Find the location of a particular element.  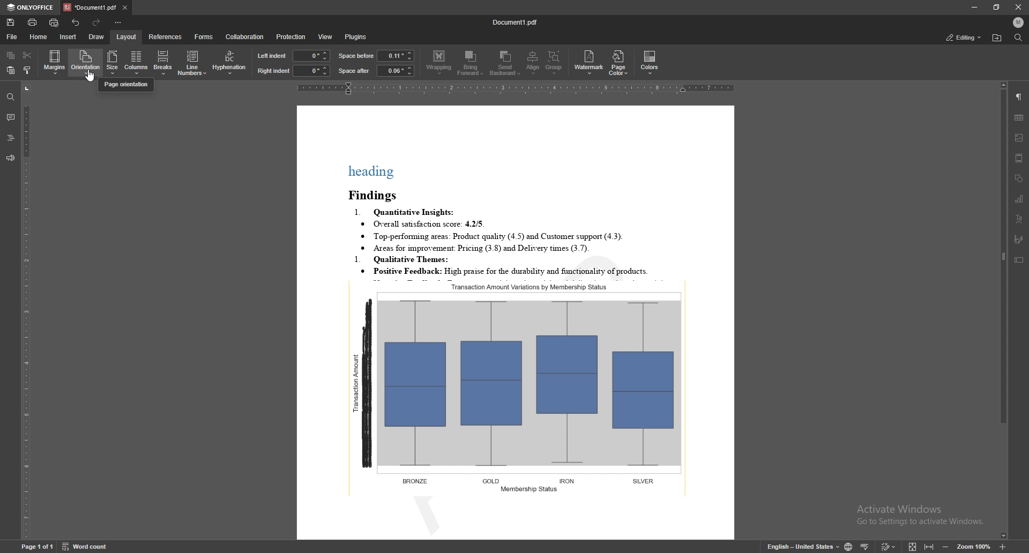

paste is located at coordinates (9, 70).